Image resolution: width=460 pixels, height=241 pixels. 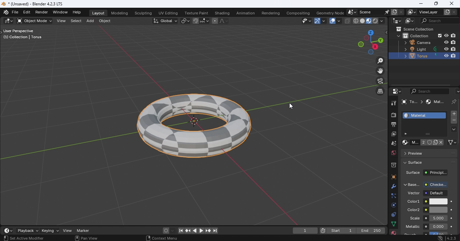 What do you see at coordinates (413, 29) in the screenshot?
I see `Scene collection` at bounding box center [413, 29].